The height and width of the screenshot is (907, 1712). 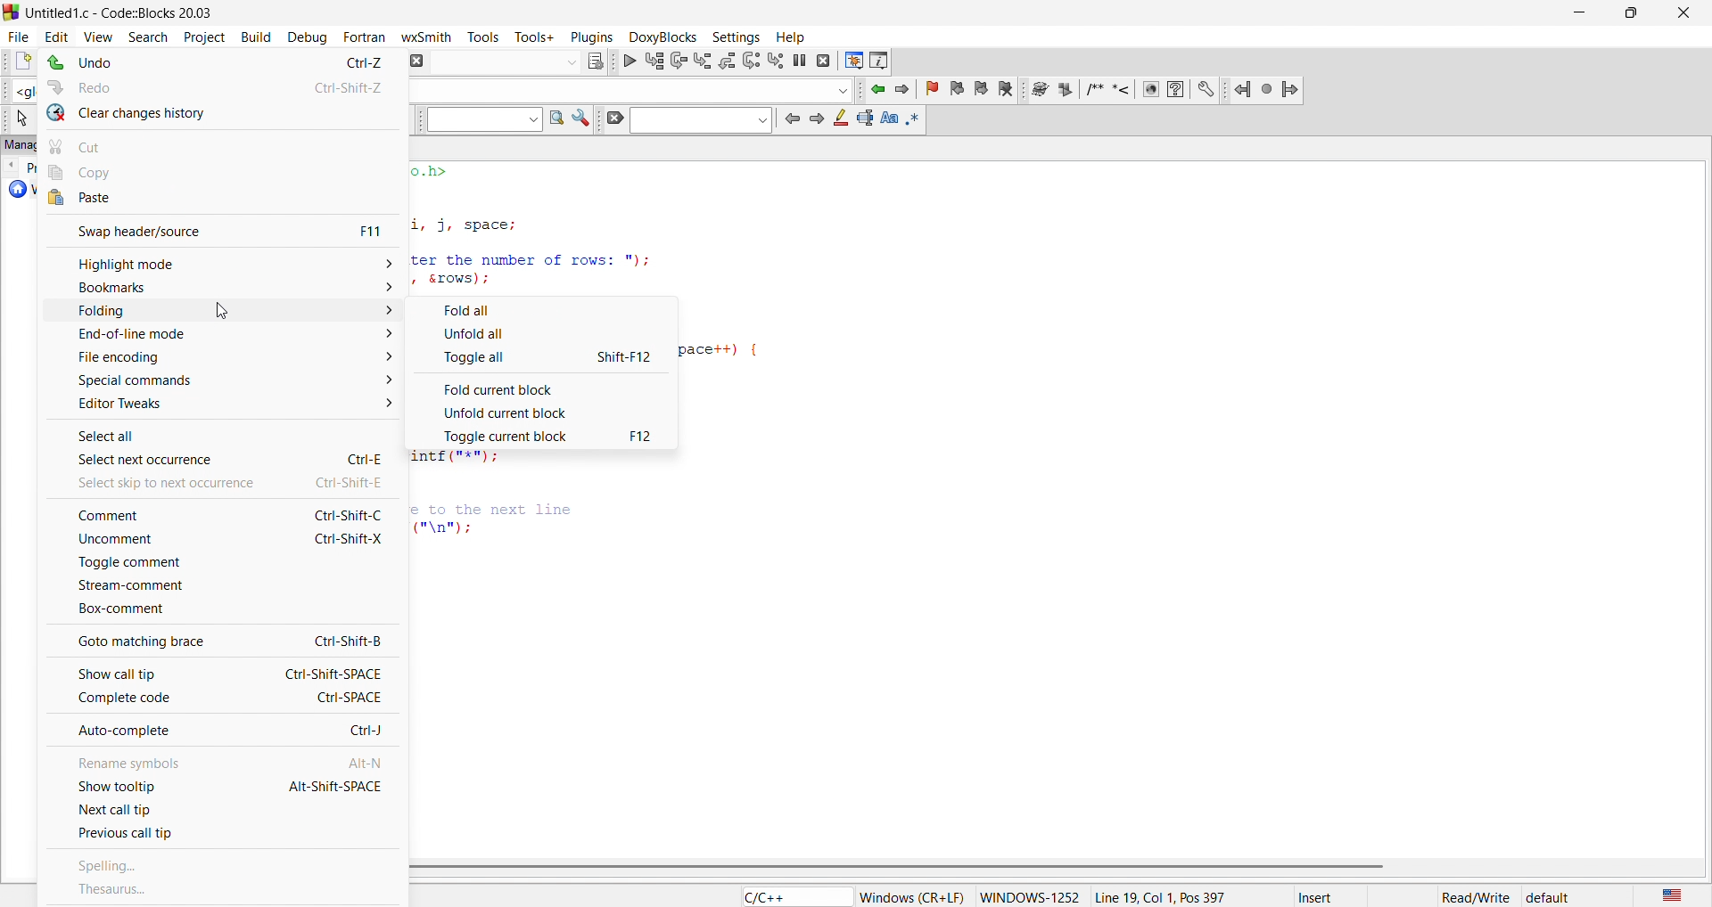 What do you see at coordinates (221, 312) in the screenshot?
I see `folding` at bounding box center [221, 312].